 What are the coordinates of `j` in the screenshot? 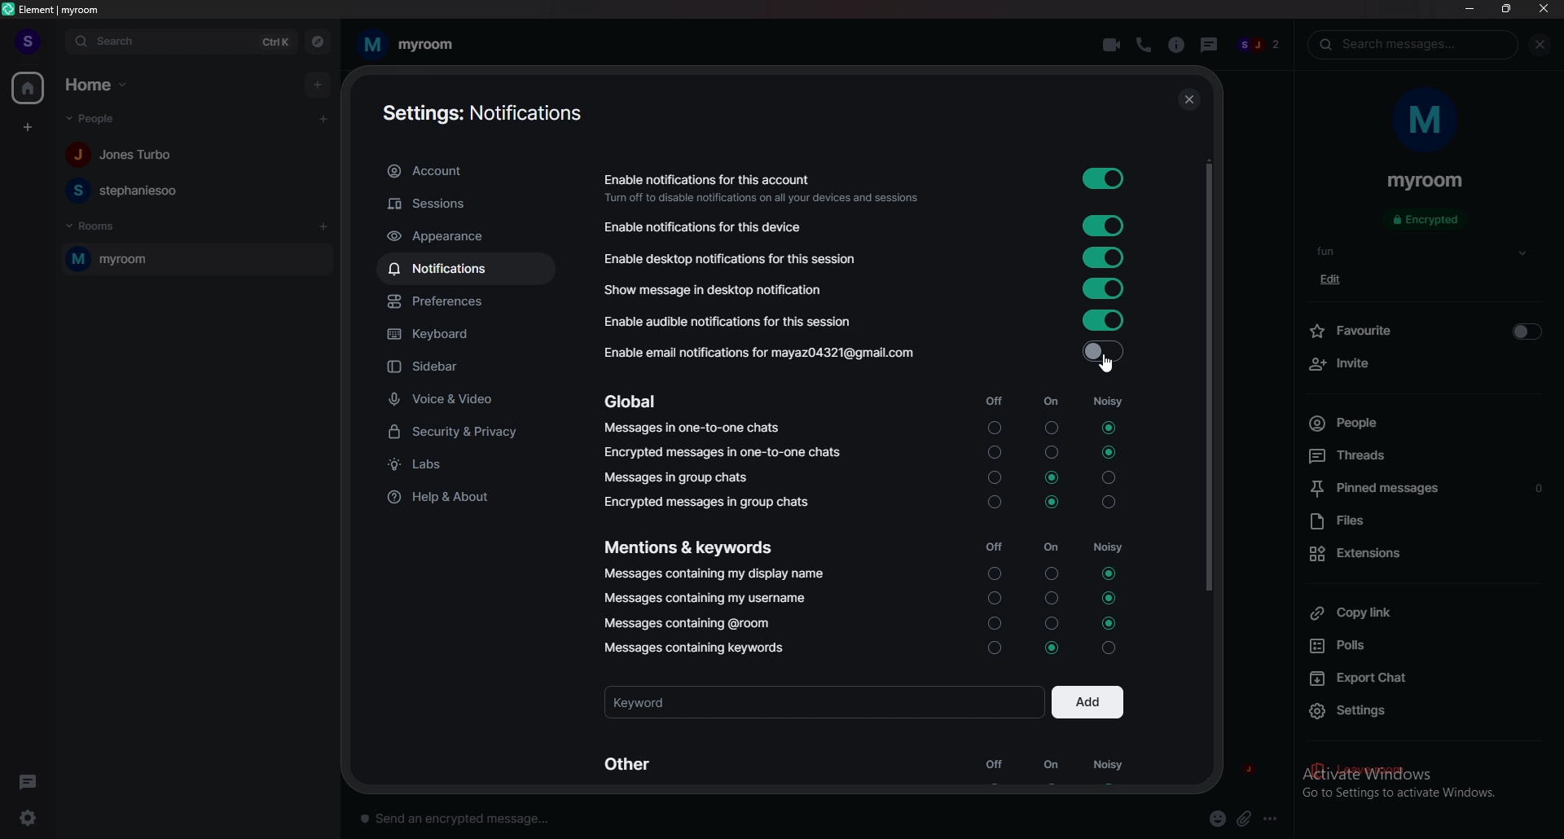 It's located at (1248, 771).